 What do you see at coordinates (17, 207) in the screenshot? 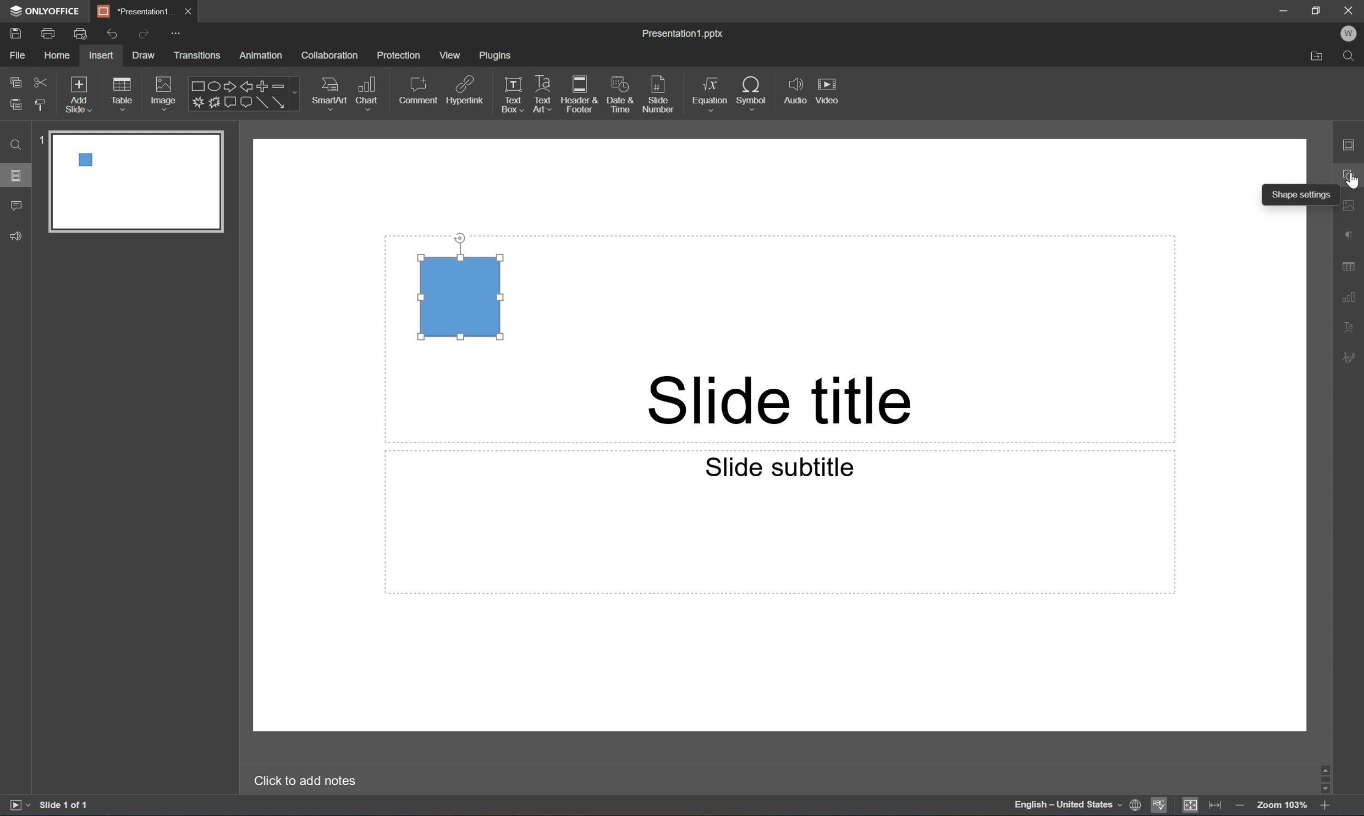
I see `Comment` at bounding box center [17, 207].